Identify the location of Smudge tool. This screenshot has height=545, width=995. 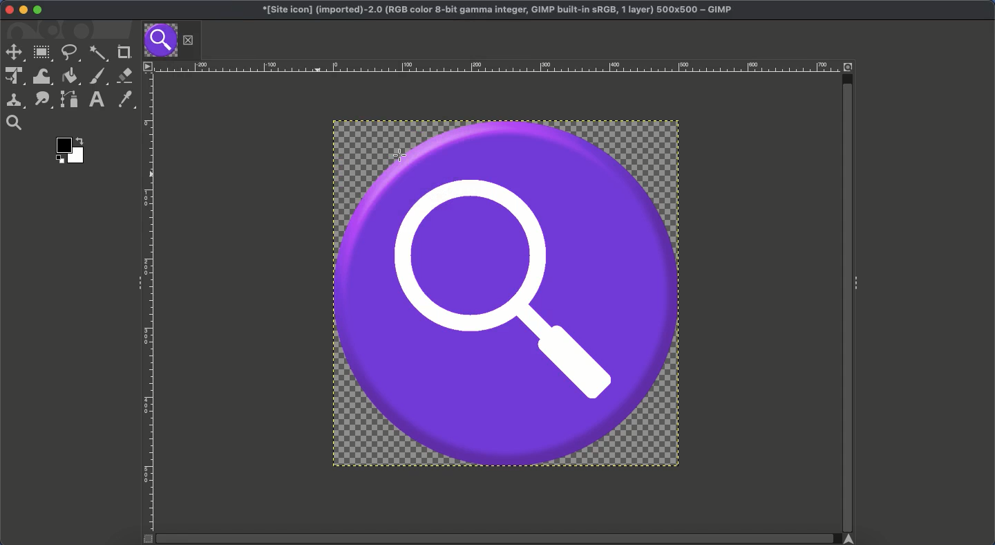
(42, 100).